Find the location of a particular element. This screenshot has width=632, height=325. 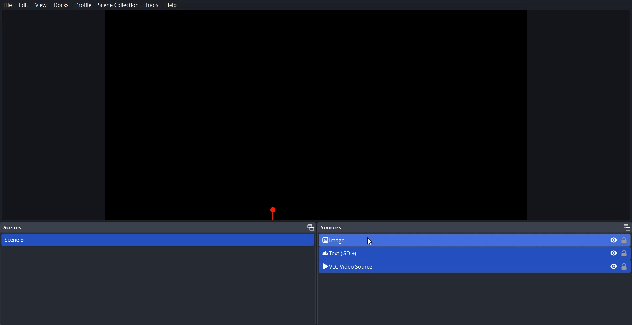

Maximize is located at coordinates (627, 227).